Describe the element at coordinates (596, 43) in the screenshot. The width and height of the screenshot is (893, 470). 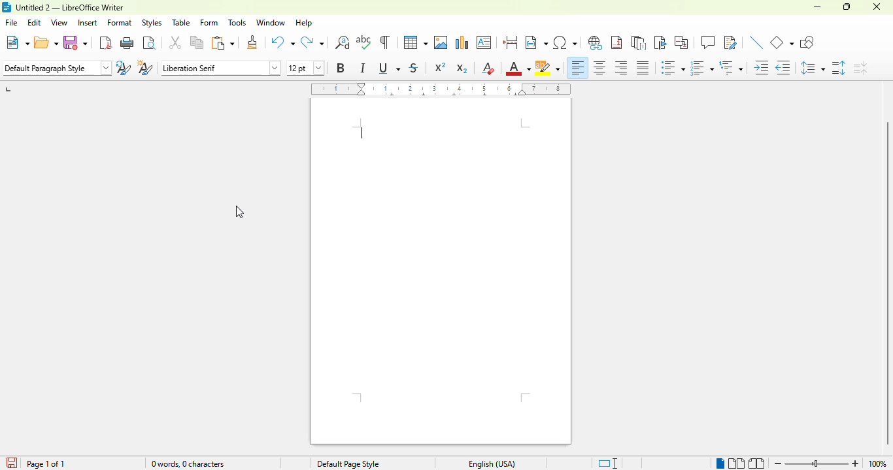
I see `insert hyperlink` at that location.